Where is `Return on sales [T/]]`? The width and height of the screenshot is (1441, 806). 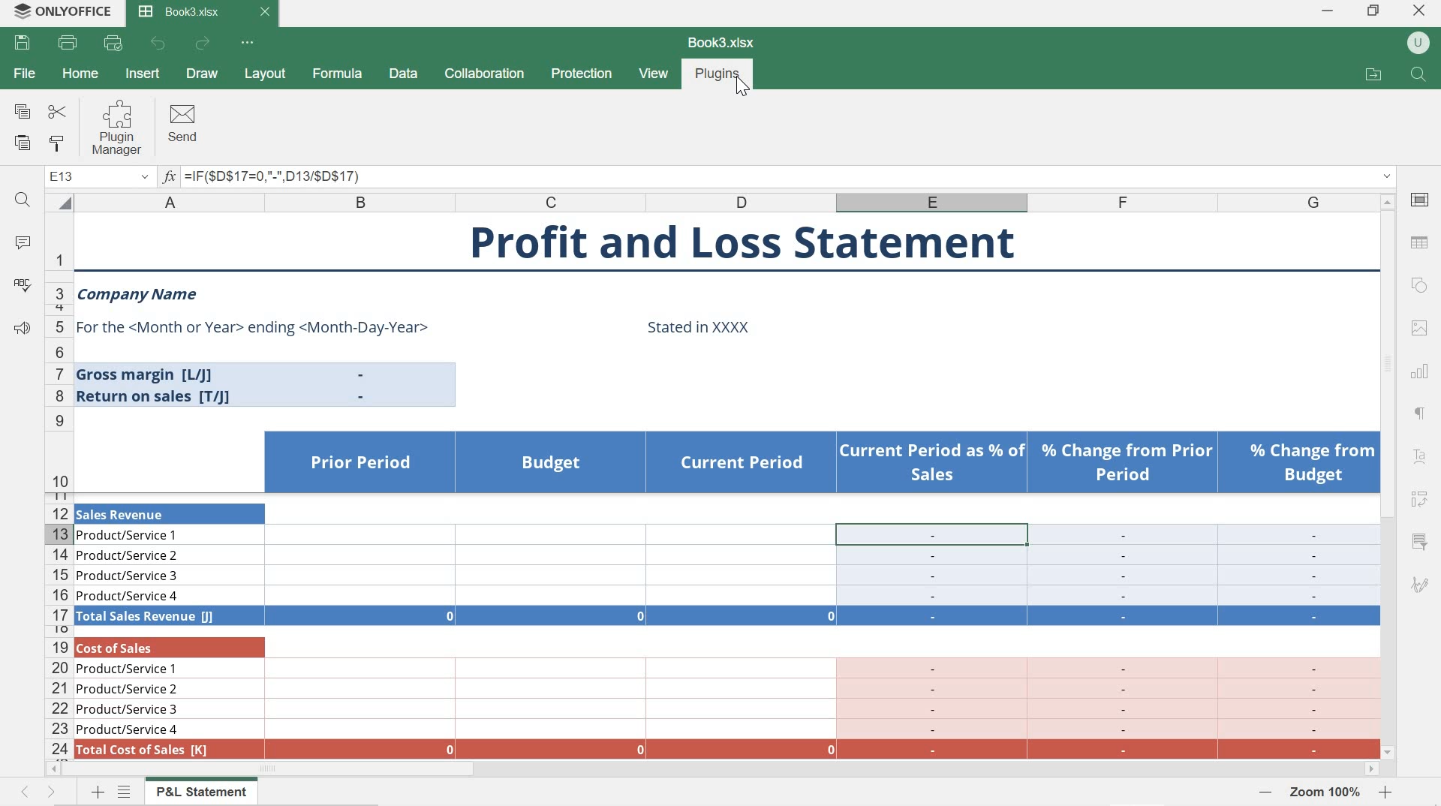
Return on sales [T/]] is located at coordinates (158, 397).